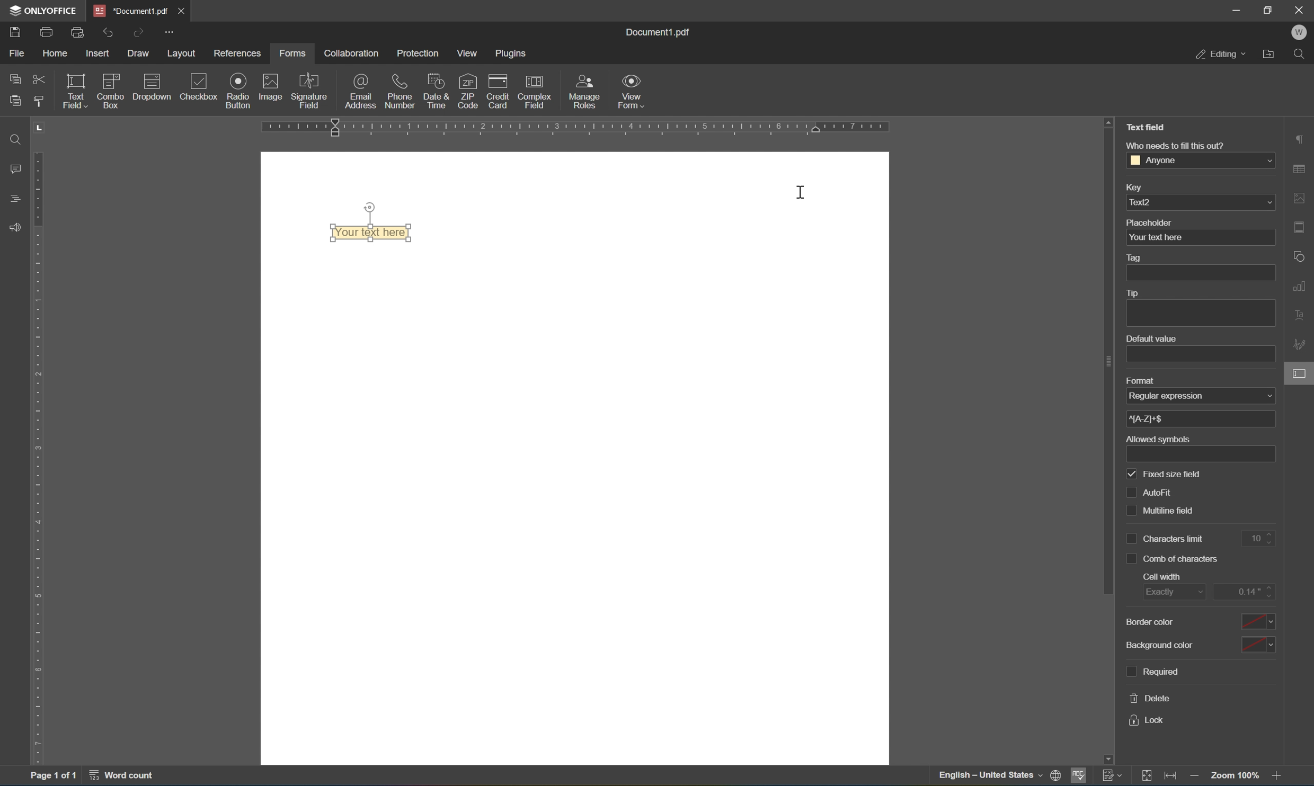 The image size is (1314, 786). What do you see at coordinates (14, 52) in the screenshot?
I see `file` at bounding box center [14, 52].